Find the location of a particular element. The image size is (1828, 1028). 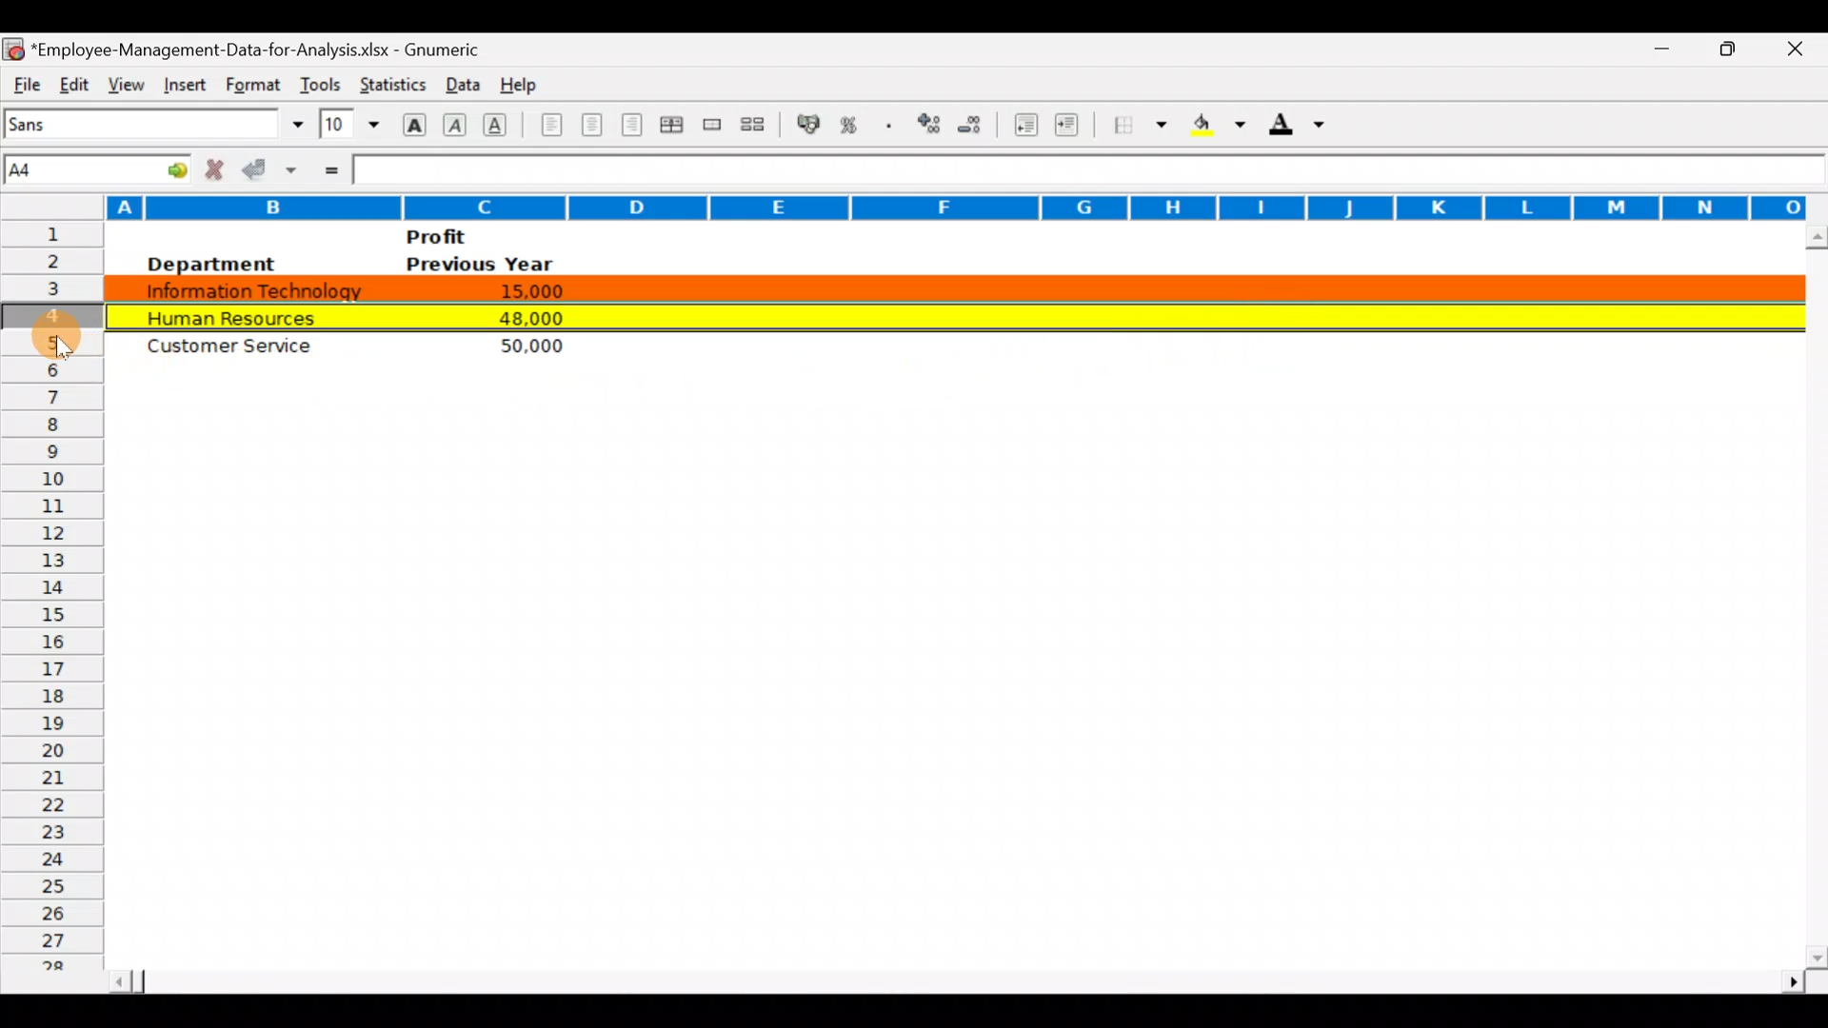

Insert is located at coordinates (182, 82).